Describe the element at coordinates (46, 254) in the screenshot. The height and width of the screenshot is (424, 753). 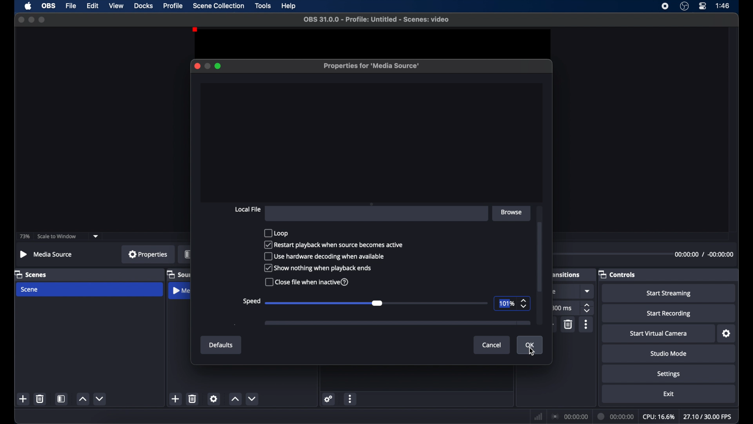
I see `no source selected` at that location.